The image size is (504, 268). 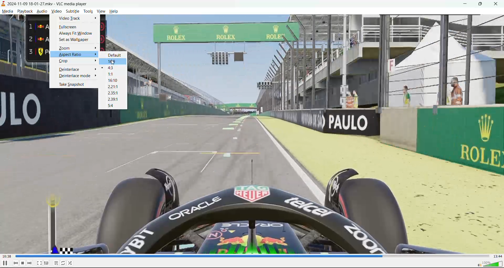 What do you see at coordinates (490, 265) in the screenshot?
I see `volume` at bounding box center [490, 265].